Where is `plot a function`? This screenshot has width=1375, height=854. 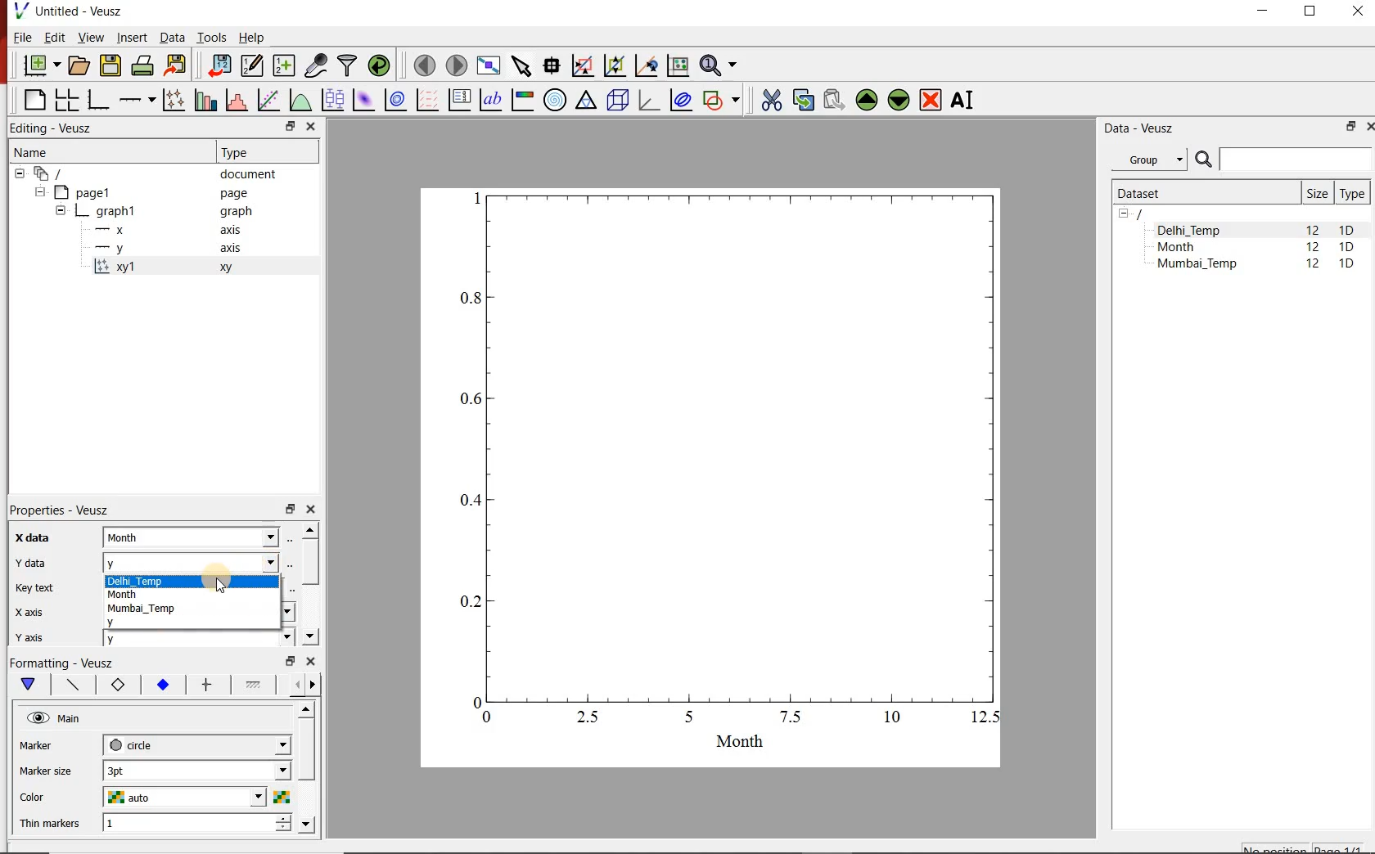
plot a function is located at coordinates (300, 100).